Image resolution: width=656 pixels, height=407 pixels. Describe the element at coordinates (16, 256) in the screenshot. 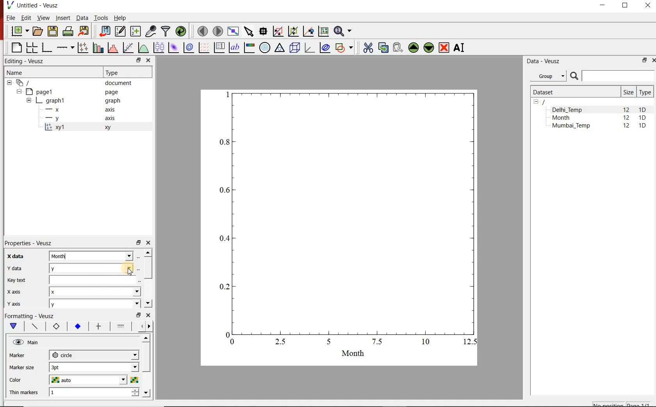

I see `x-data` at that location.